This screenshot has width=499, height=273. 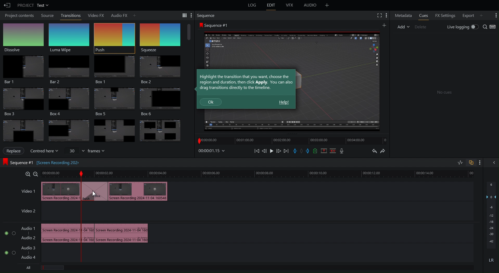 I want to click on toggle, so click(x=5, y=235).